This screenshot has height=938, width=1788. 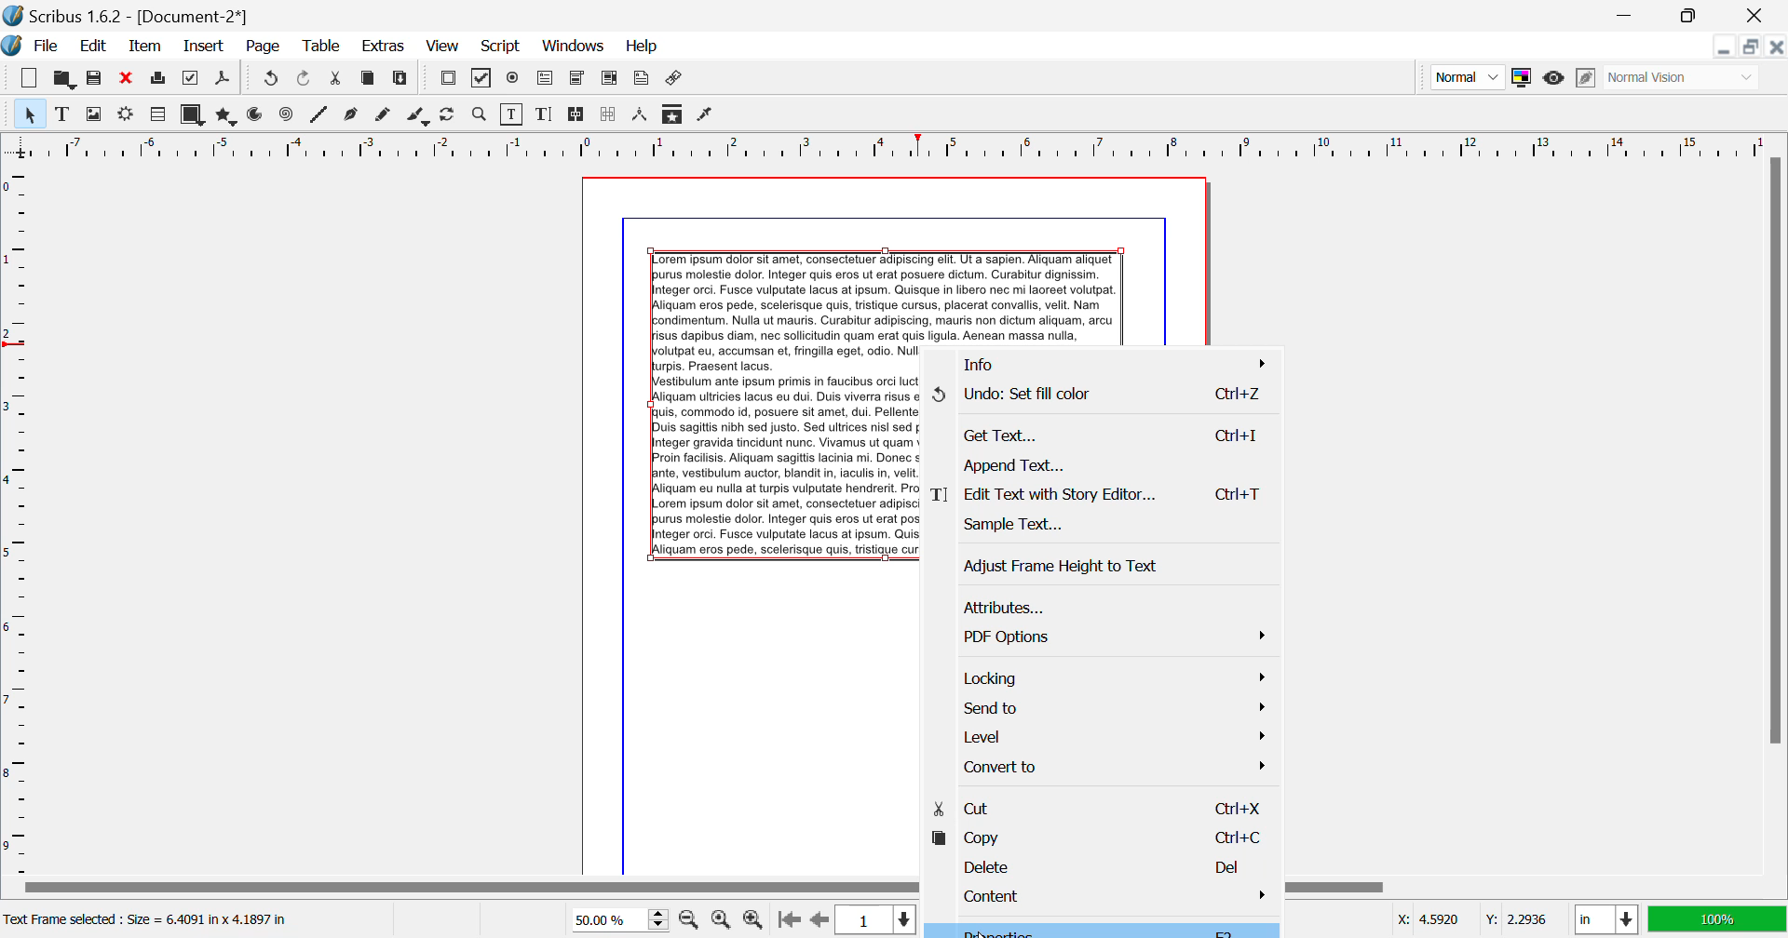 I want to click on Preflight Verifier, so click(x=192, y=78).